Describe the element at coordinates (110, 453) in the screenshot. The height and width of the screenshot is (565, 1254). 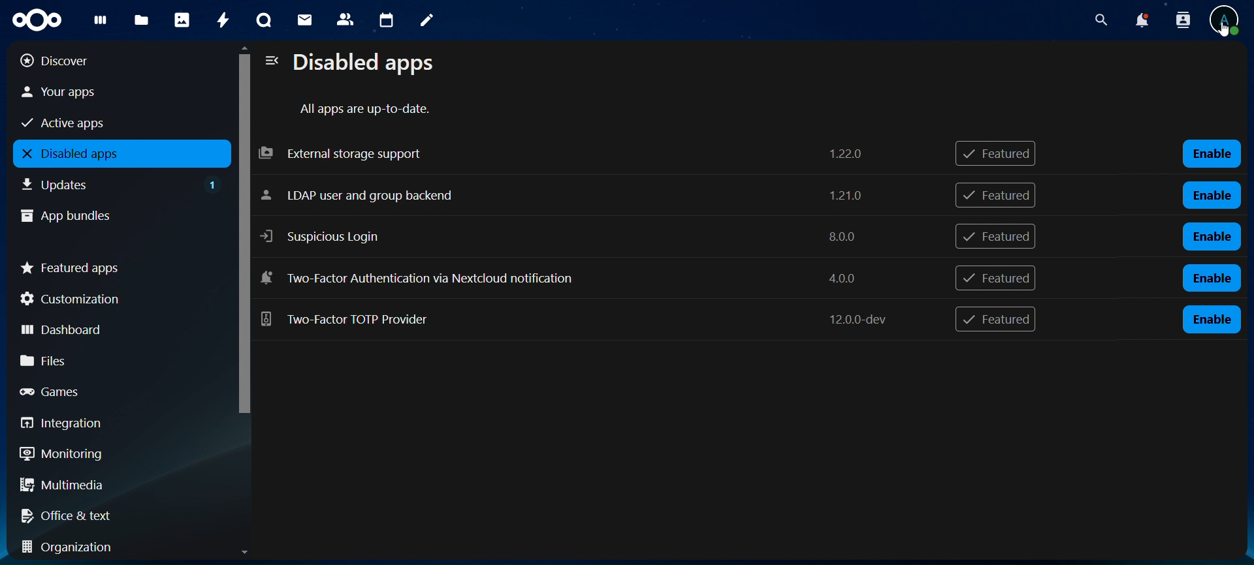
I see `monitoring` at that location.